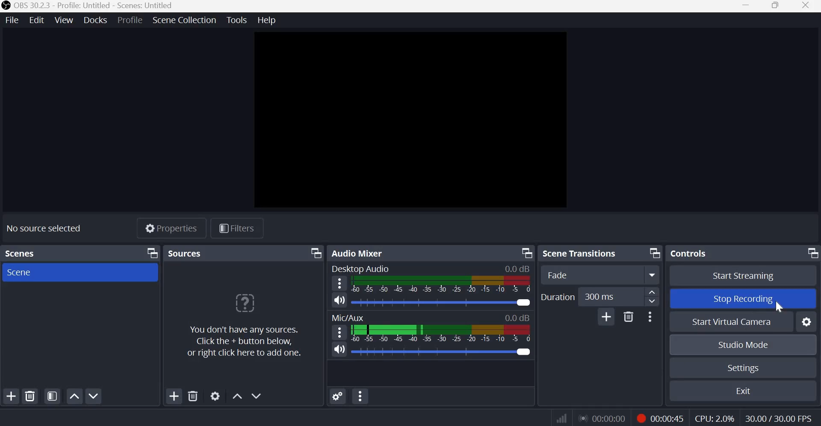 The height and width of the screenshot is (426, 821). I want to click on Controls, so click(694, 253).